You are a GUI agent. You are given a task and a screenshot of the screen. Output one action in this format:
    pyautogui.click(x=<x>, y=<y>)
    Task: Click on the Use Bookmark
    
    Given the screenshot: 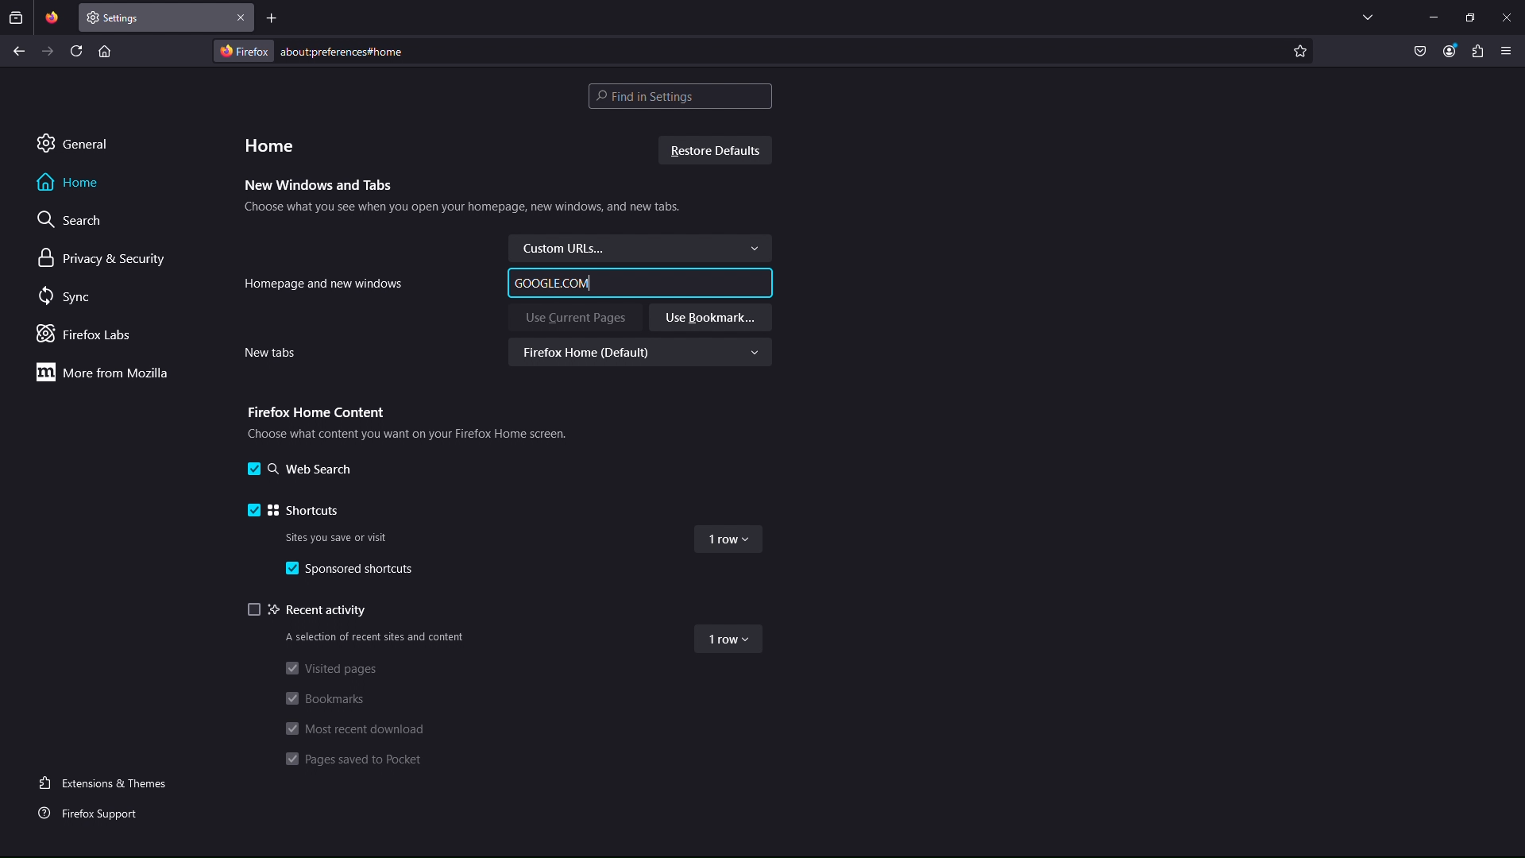 What is the action you would take?
    pyautogui.click(x=710, y=318)
    